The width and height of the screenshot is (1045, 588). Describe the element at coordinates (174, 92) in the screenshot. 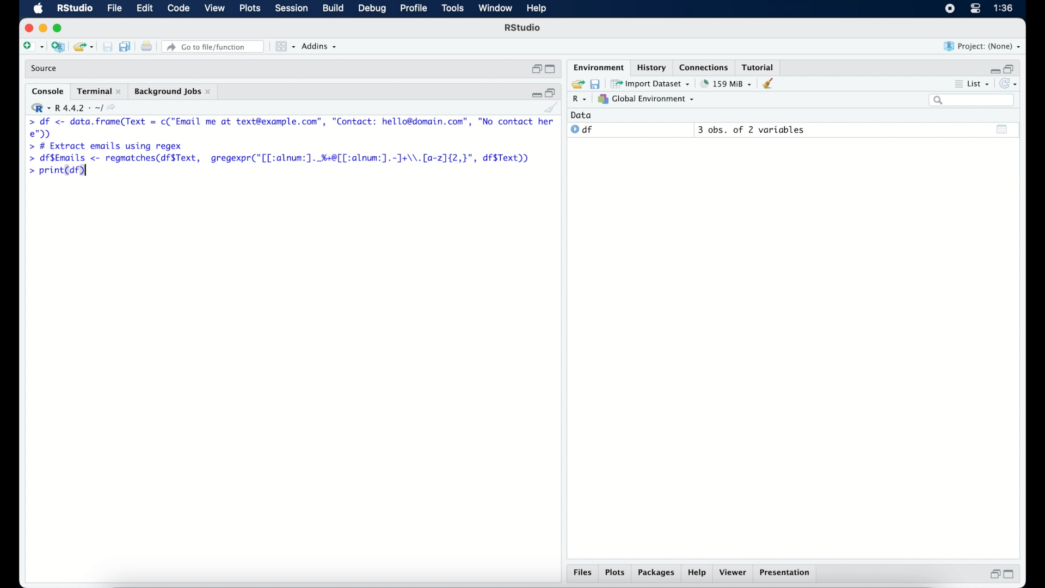

I see `background jobs` at that location.